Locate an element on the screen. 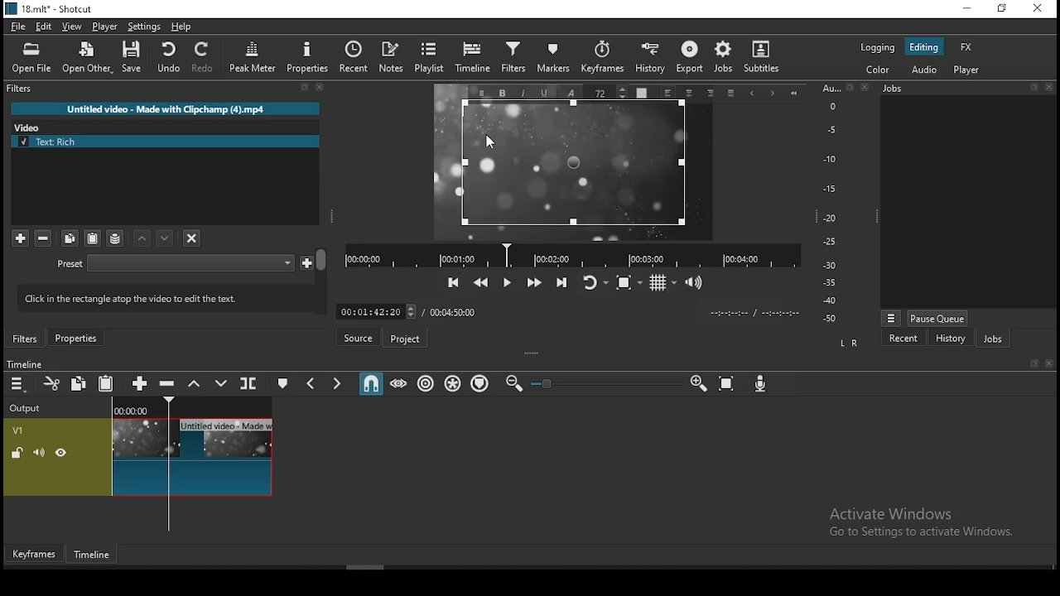 This screenshot has height=596, width=1060. scrub while dragging is located at coordinates (399, 382).